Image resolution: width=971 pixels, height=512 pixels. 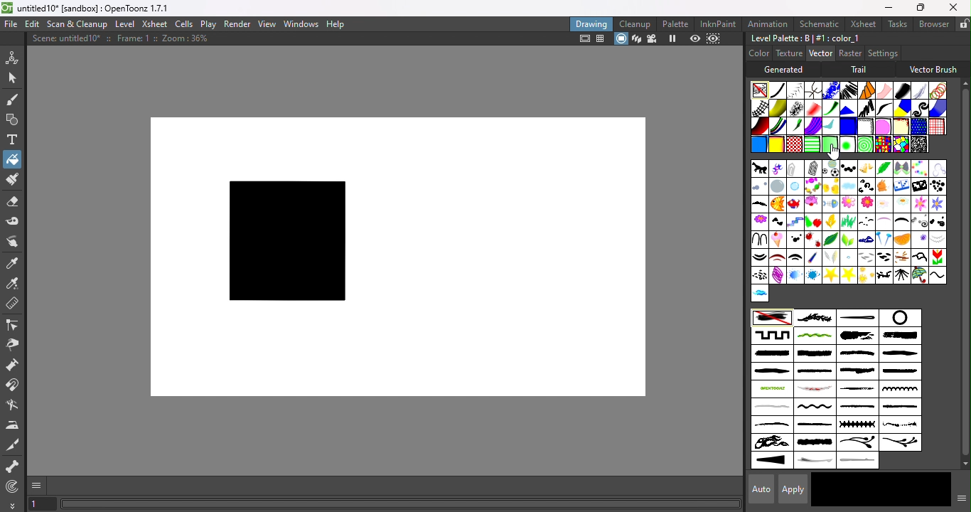 I want to click on Chalk, so click(x=795, y=108).